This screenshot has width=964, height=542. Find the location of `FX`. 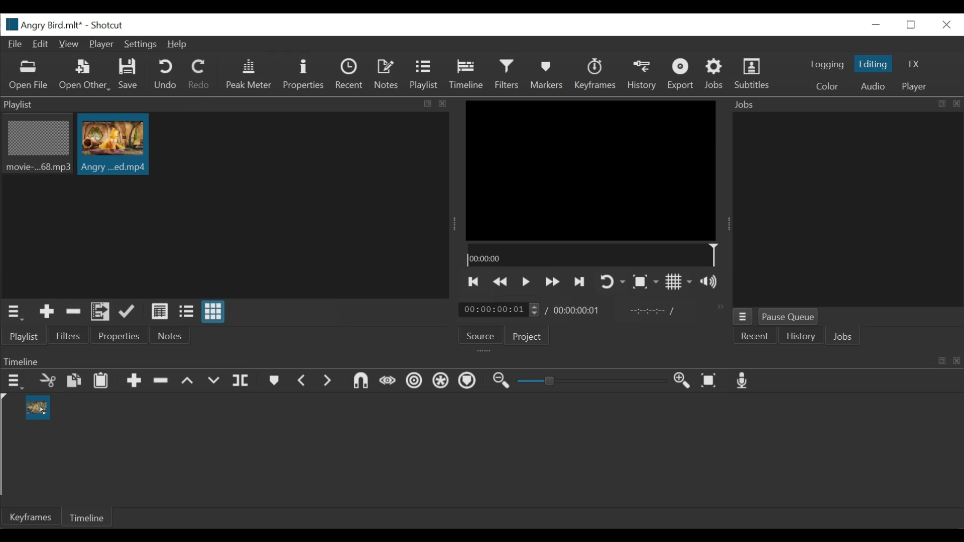

FX is located at coordinates (915, 64).